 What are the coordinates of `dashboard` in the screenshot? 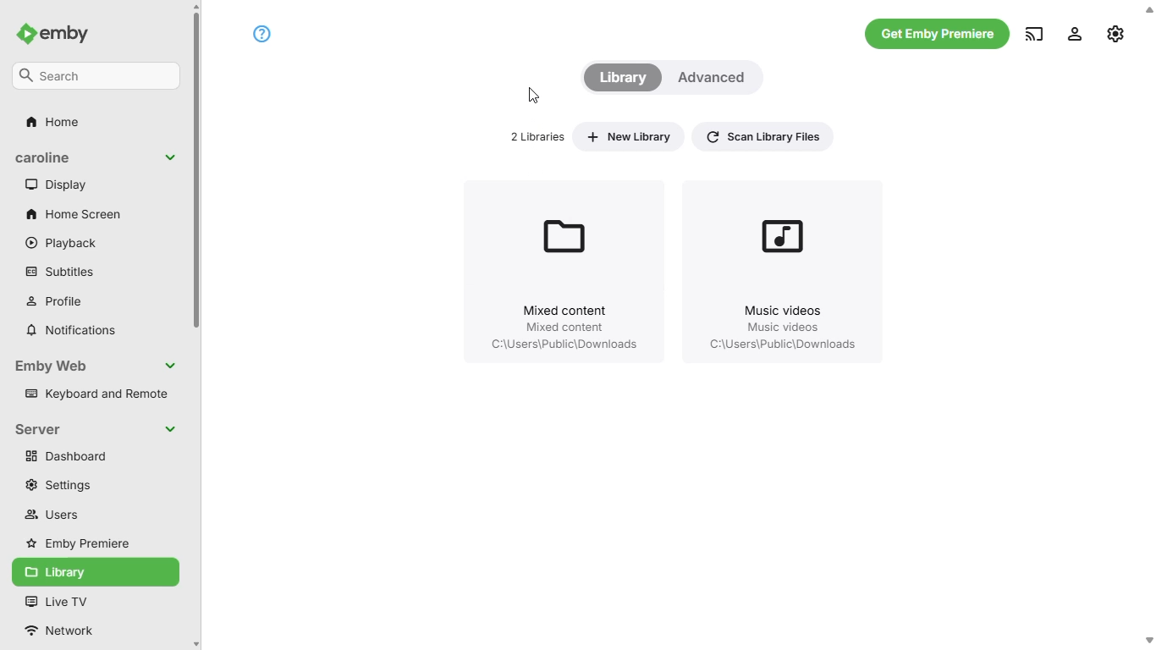 It's located at (95, 456).